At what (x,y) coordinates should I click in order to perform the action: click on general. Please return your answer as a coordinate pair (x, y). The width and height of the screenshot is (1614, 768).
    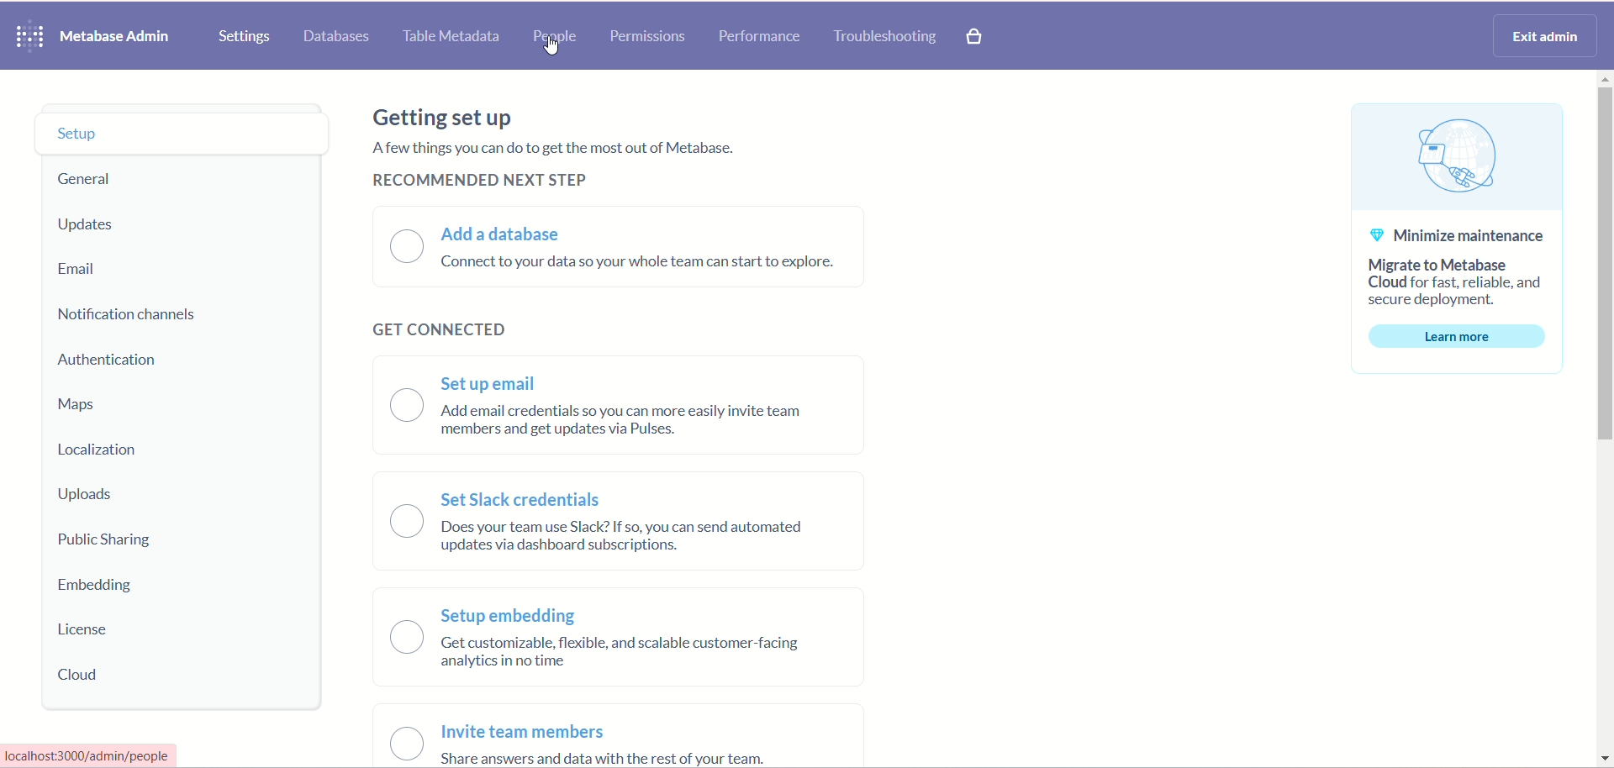
    Looking at the image, I should click on (92, 179).